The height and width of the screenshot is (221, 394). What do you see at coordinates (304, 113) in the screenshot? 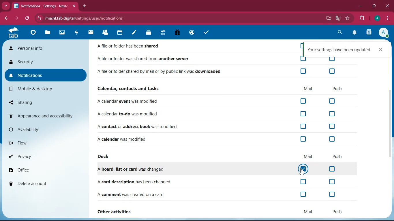
I see `off` at bounding box center [304, 113].